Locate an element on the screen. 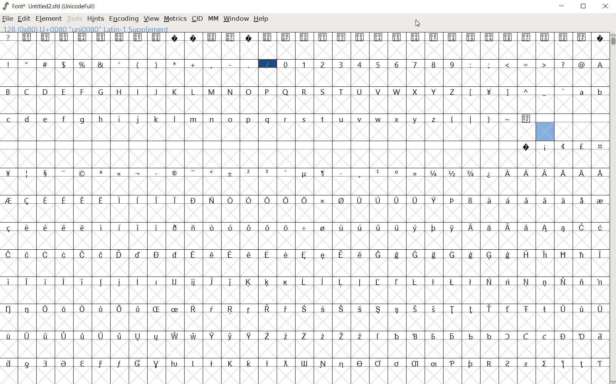  glyph is located at coordinates (120, 119).